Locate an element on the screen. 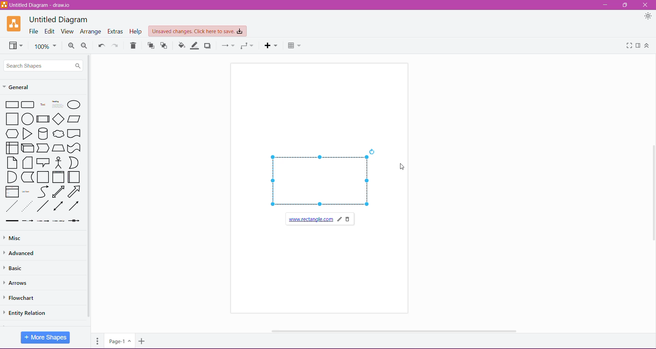 This screenshot has width=656, height=349. general is located at coordinates (24, 87).